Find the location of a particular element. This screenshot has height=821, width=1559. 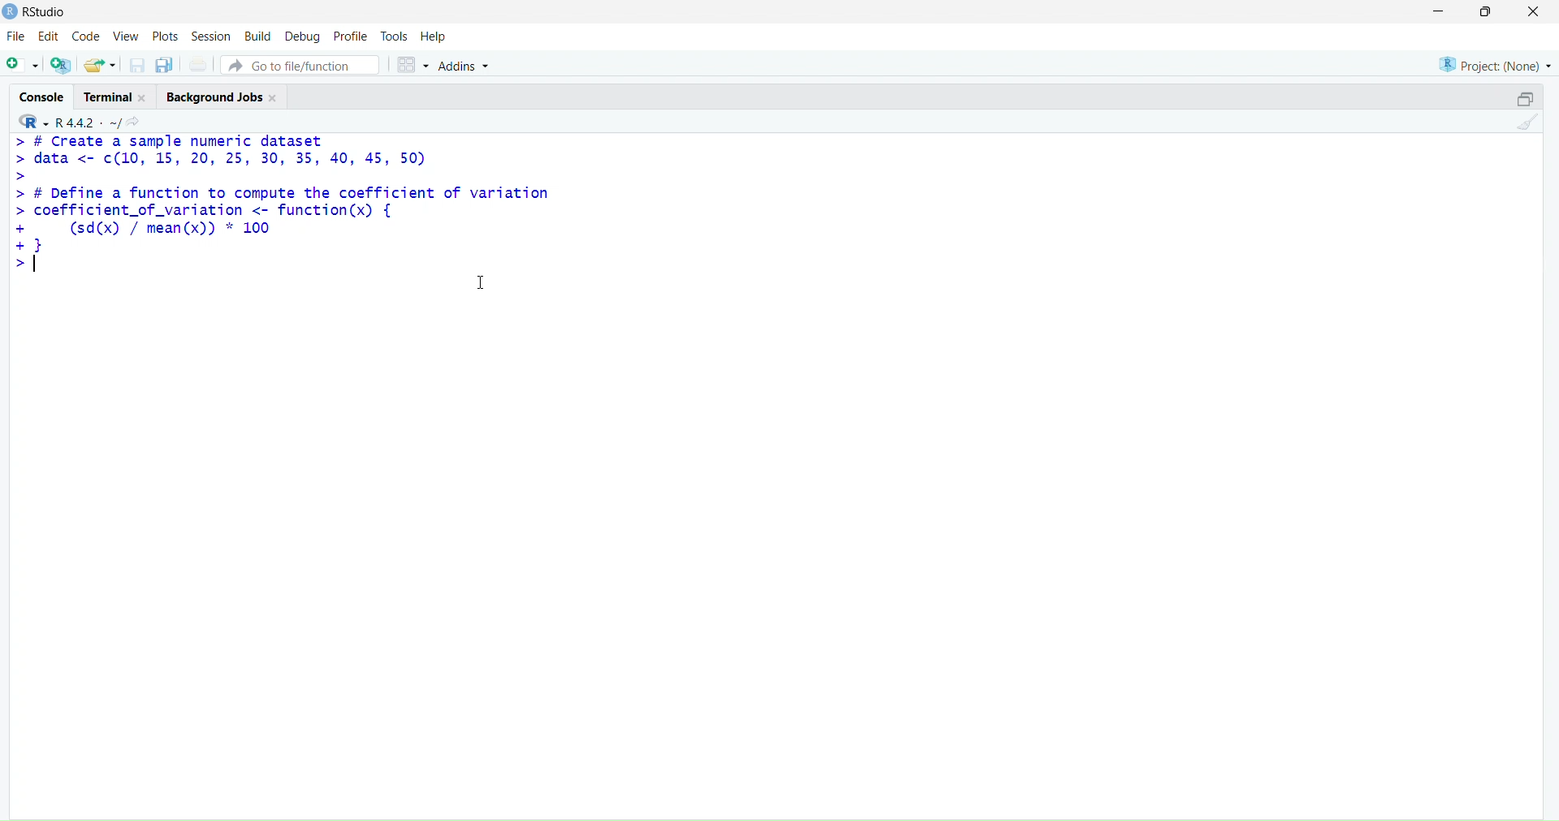

print is located at coordinates (199, 64).